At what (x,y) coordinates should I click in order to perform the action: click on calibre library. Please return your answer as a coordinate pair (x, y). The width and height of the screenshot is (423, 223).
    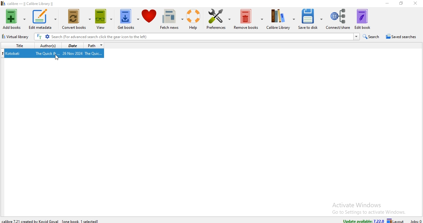
    Looking at the image, I should click on (281, 19).